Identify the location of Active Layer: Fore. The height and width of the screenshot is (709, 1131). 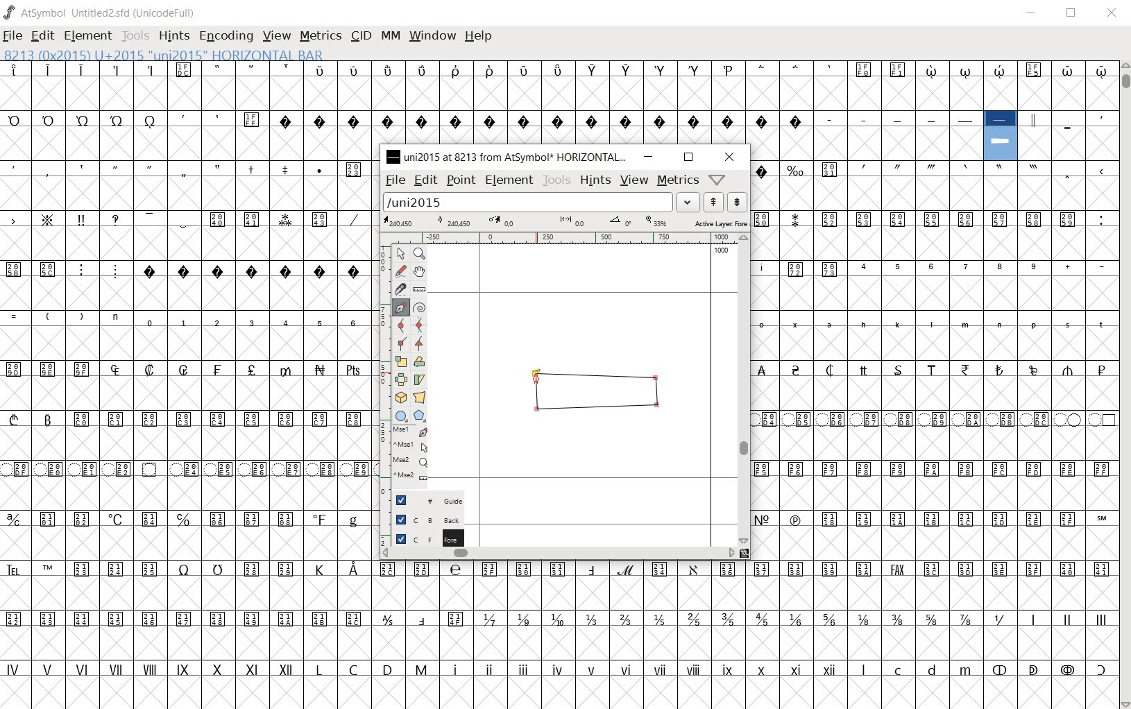
(565, 223).